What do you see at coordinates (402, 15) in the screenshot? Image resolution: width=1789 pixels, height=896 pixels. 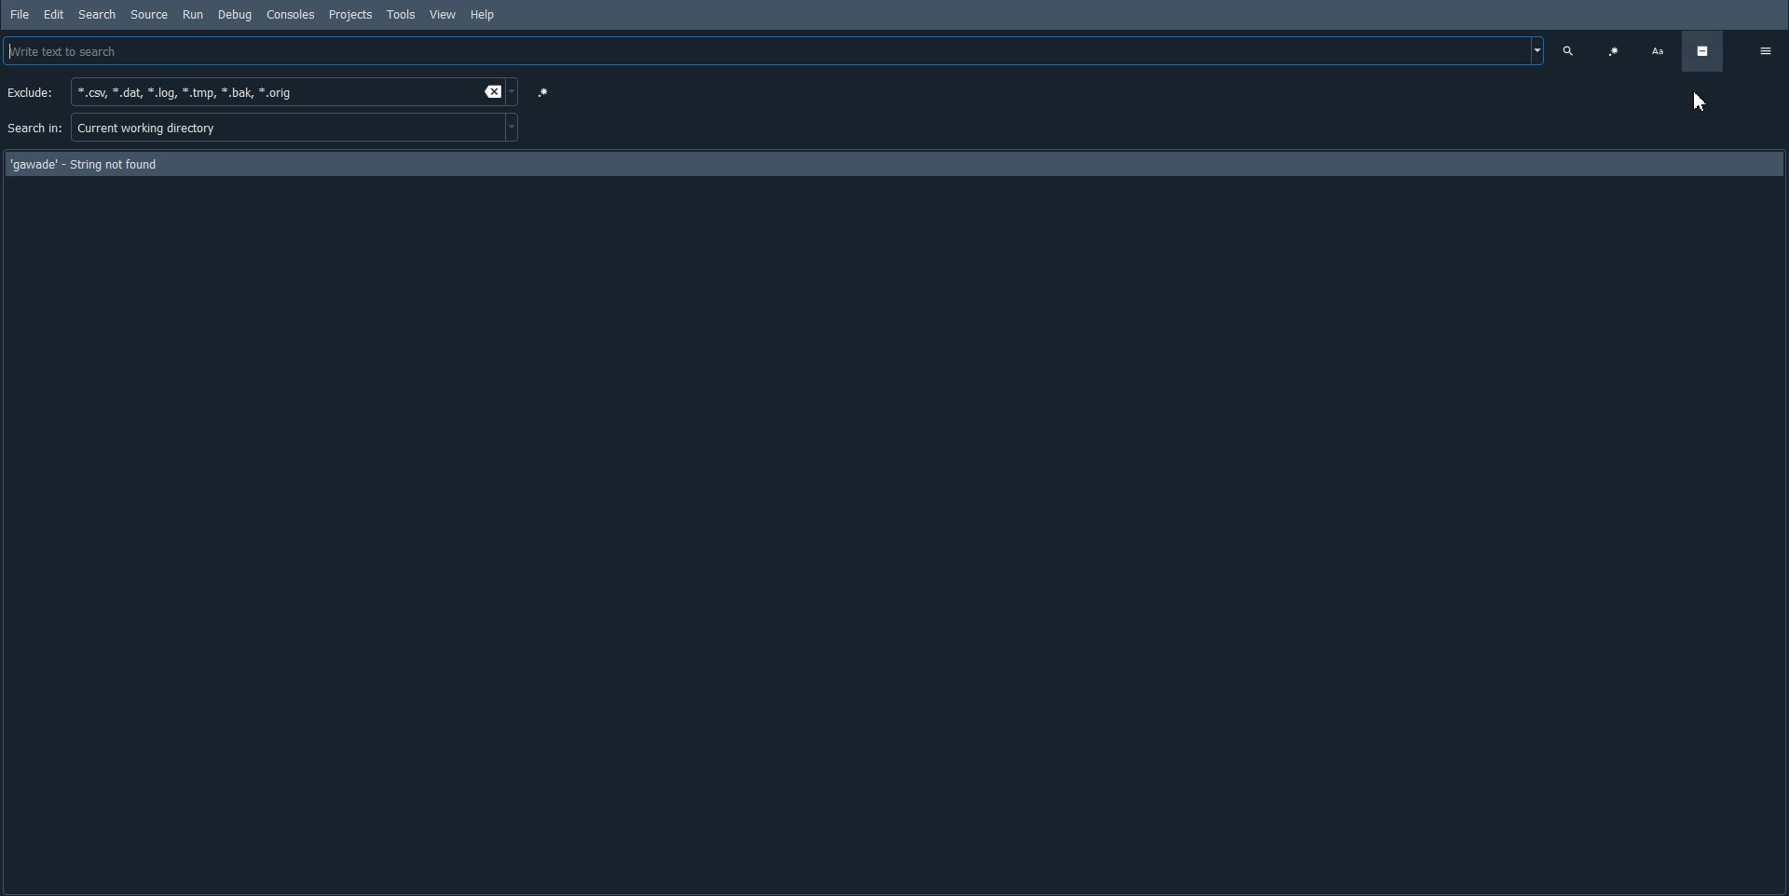 I see `Tools` at bounding box center [402, 15].